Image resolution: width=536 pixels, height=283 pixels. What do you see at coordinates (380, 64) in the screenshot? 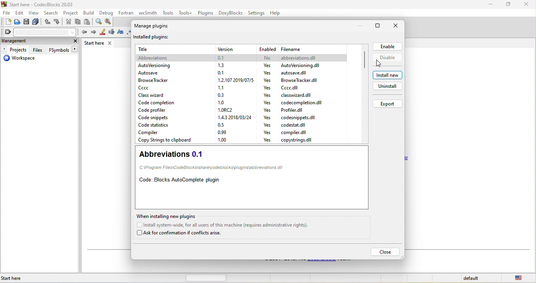
I see `cursor movement` at bounding box center [380, 64].